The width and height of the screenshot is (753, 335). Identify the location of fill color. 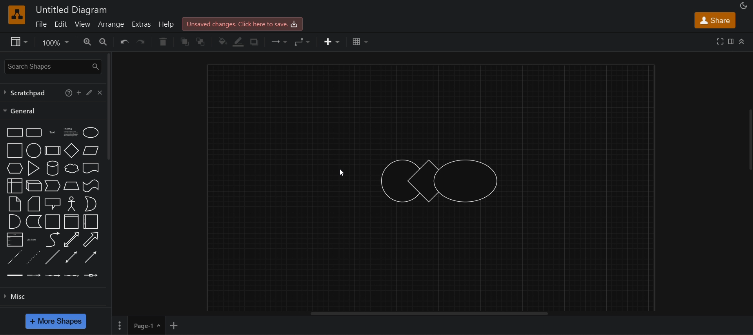
(223, 42).